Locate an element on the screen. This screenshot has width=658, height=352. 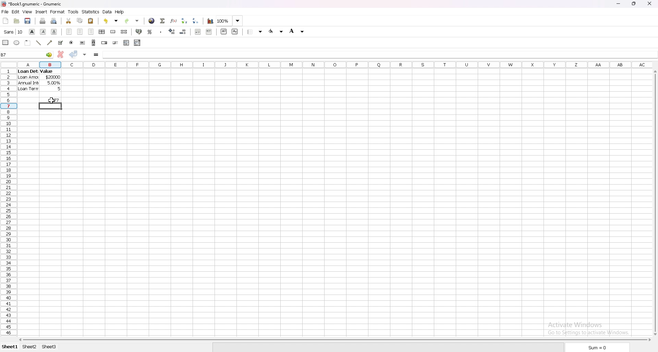
print preview is located at coordinates (54, 21).